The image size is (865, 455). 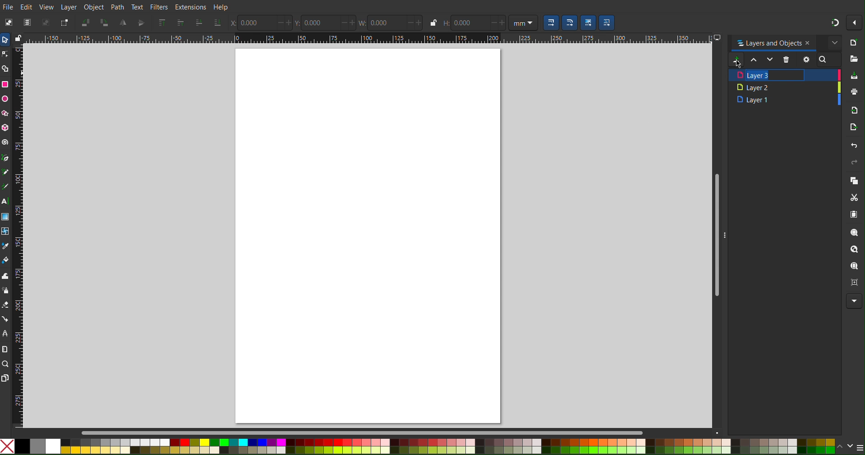 What do you see at coordinates (217, 23) in the screenshot?
I see `Send layer to the bottom` at bounding box center [217, 23].